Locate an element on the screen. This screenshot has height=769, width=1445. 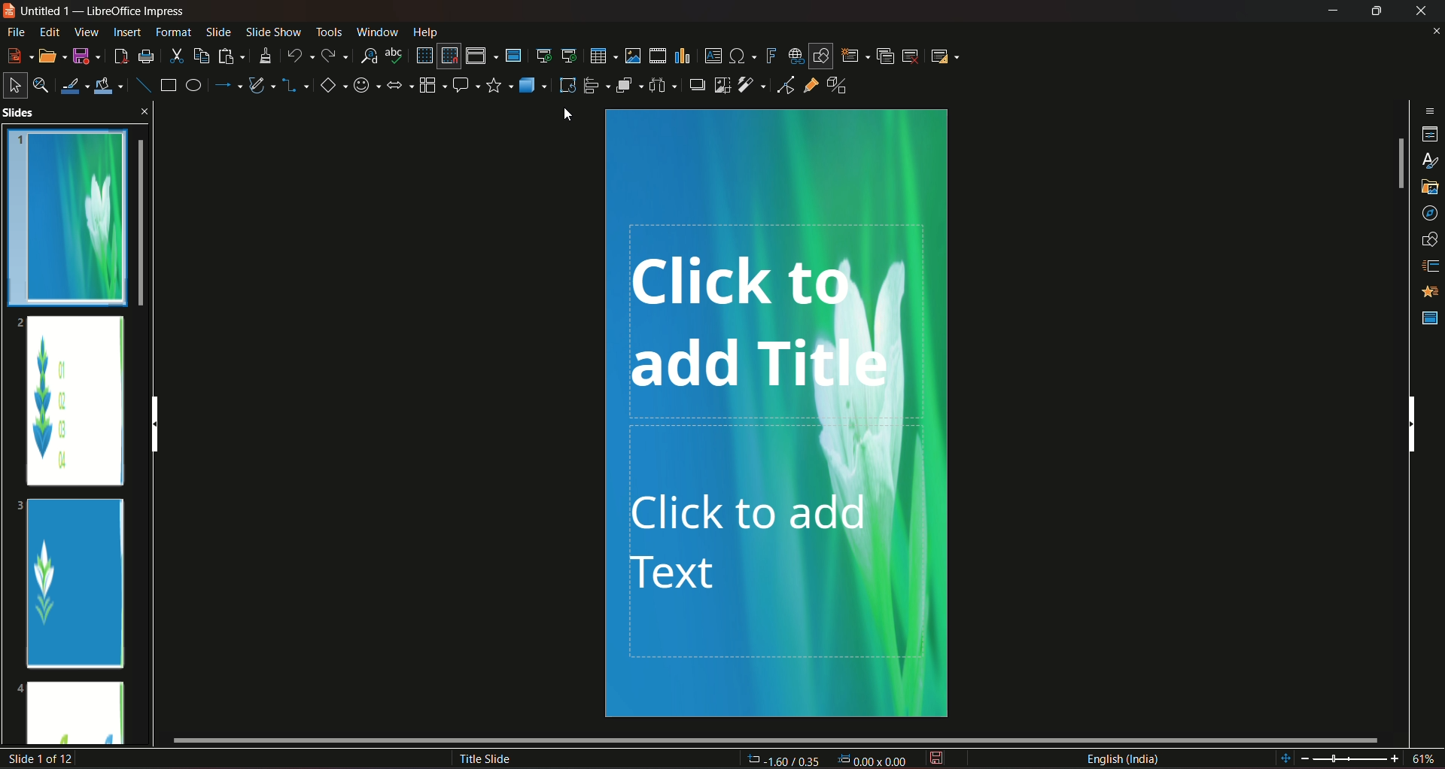
slide delete is located at coordinates (912, 55).